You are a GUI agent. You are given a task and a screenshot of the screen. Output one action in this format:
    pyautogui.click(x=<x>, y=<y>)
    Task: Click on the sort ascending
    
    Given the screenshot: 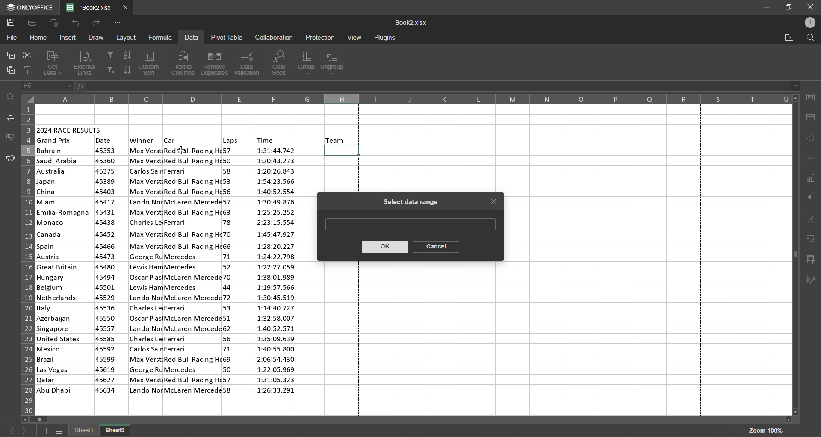 What is the action you would take?
    pyautogui.click(x=130, y=56)
    